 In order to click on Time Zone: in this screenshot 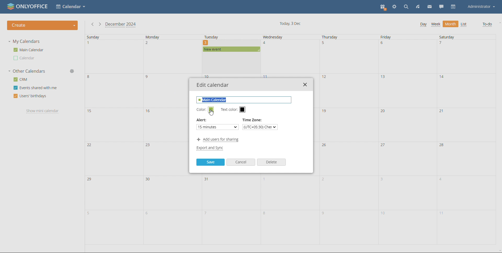, I will do `click(252, 120)`.